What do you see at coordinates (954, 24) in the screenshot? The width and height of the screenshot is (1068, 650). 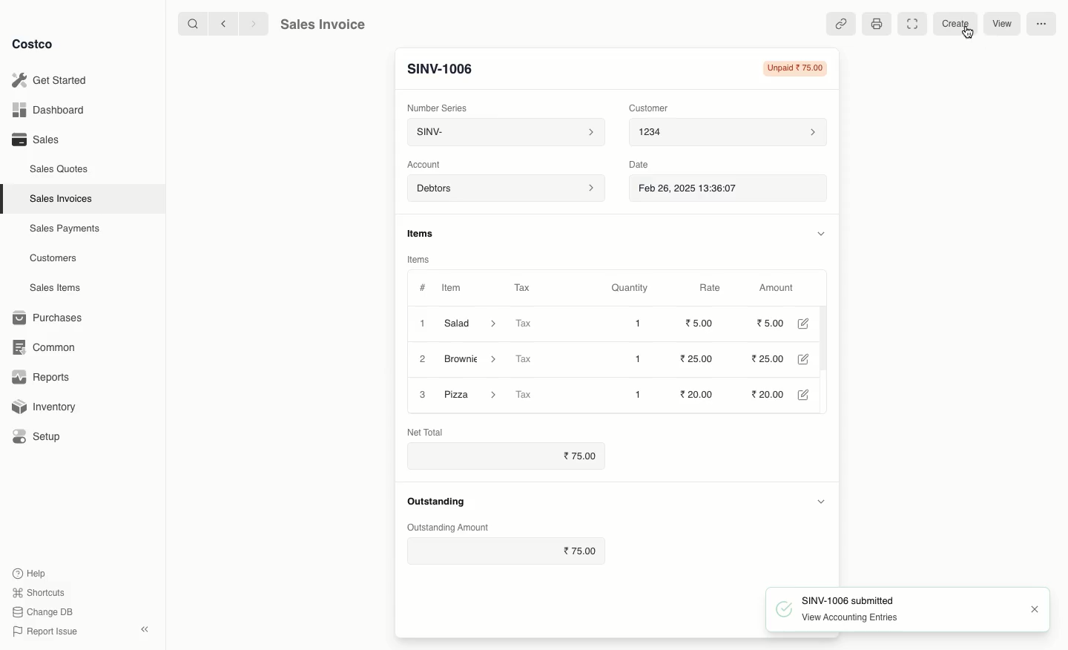 I see `Create` at bounding box center [954, 24].